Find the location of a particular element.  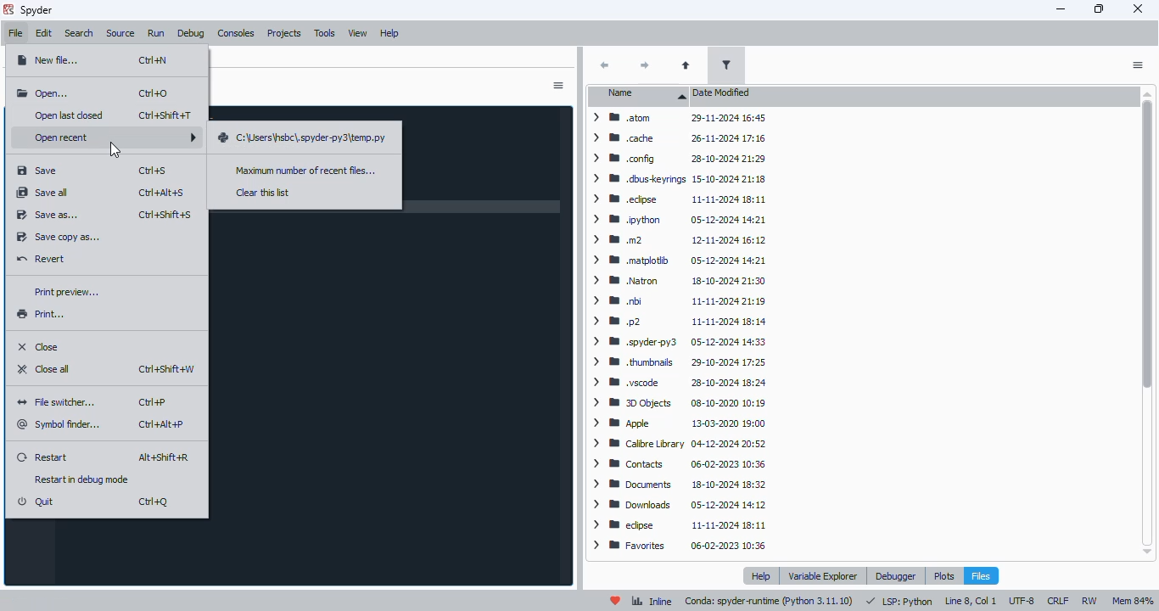

clear this list is located at coordinates (263, 193).